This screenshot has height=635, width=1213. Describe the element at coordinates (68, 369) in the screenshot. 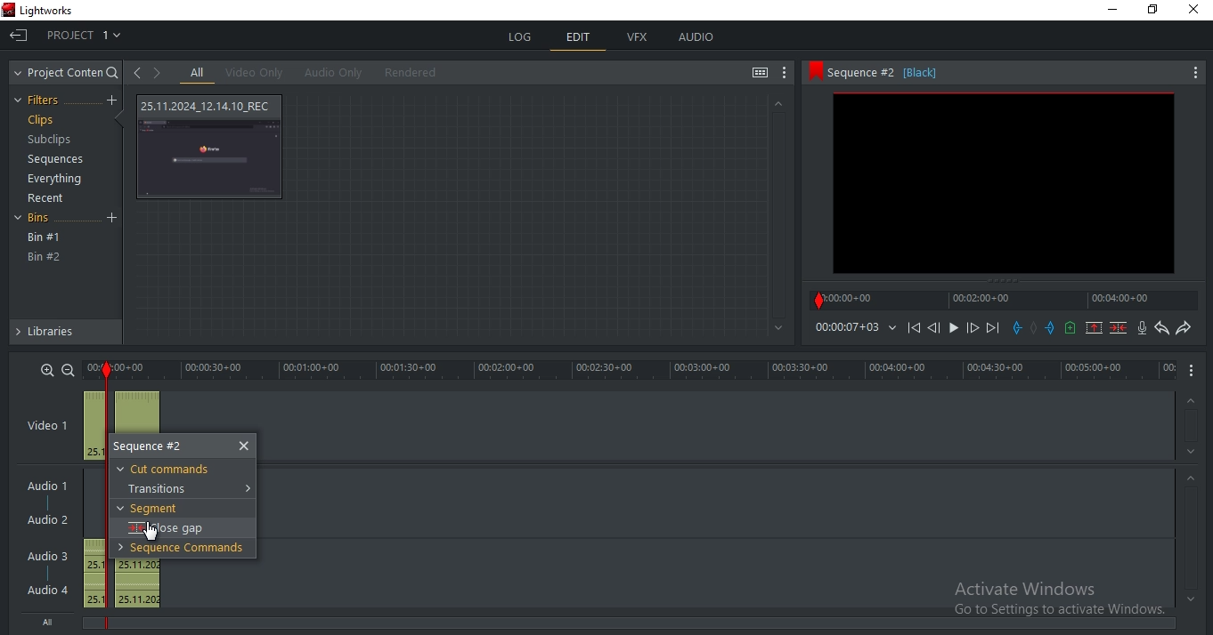

I see `zoom out` at that location.